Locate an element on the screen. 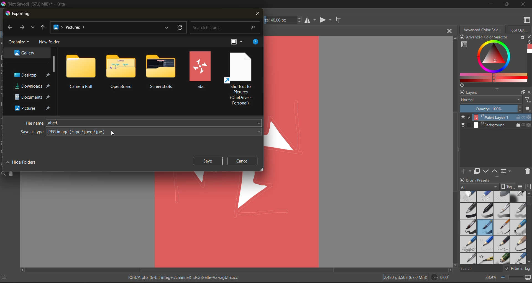 This screenshot has height=283, width=532. wrap around mode is located at coordinates (338, 20).